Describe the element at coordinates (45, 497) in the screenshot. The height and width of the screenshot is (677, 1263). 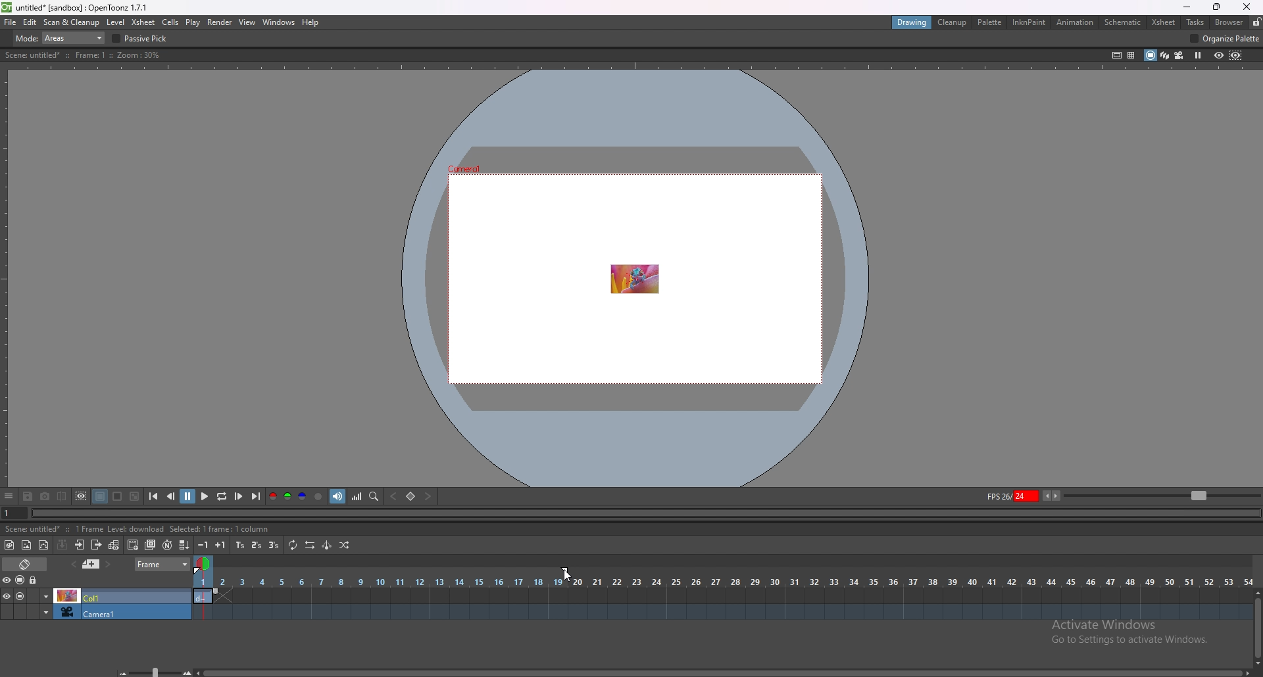
I see `snapshot` at that location.